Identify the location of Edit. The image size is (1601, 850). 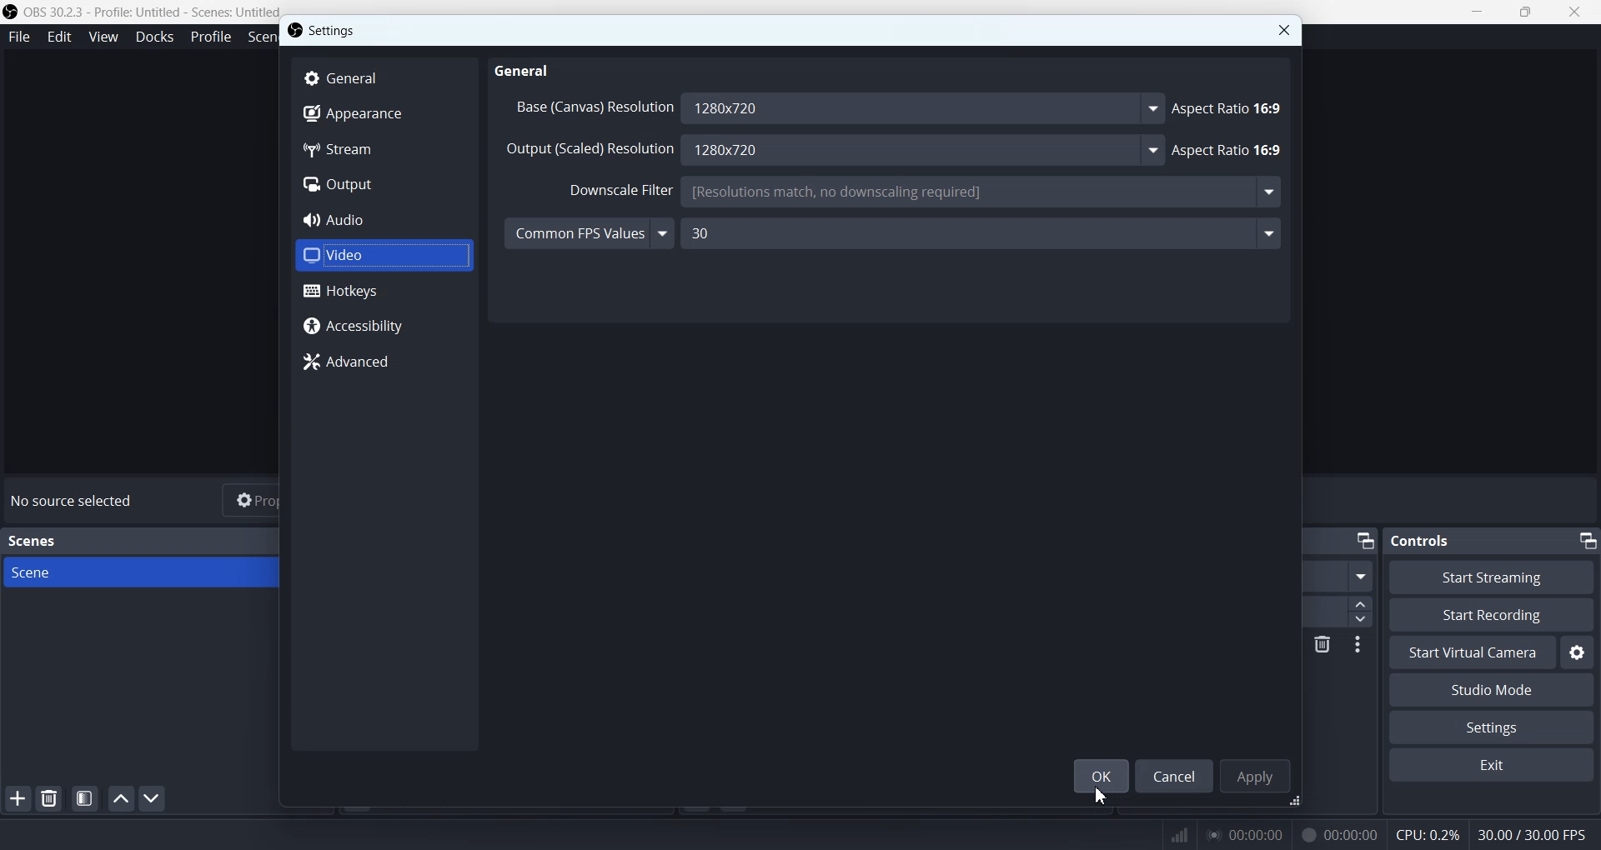
(61, 38).